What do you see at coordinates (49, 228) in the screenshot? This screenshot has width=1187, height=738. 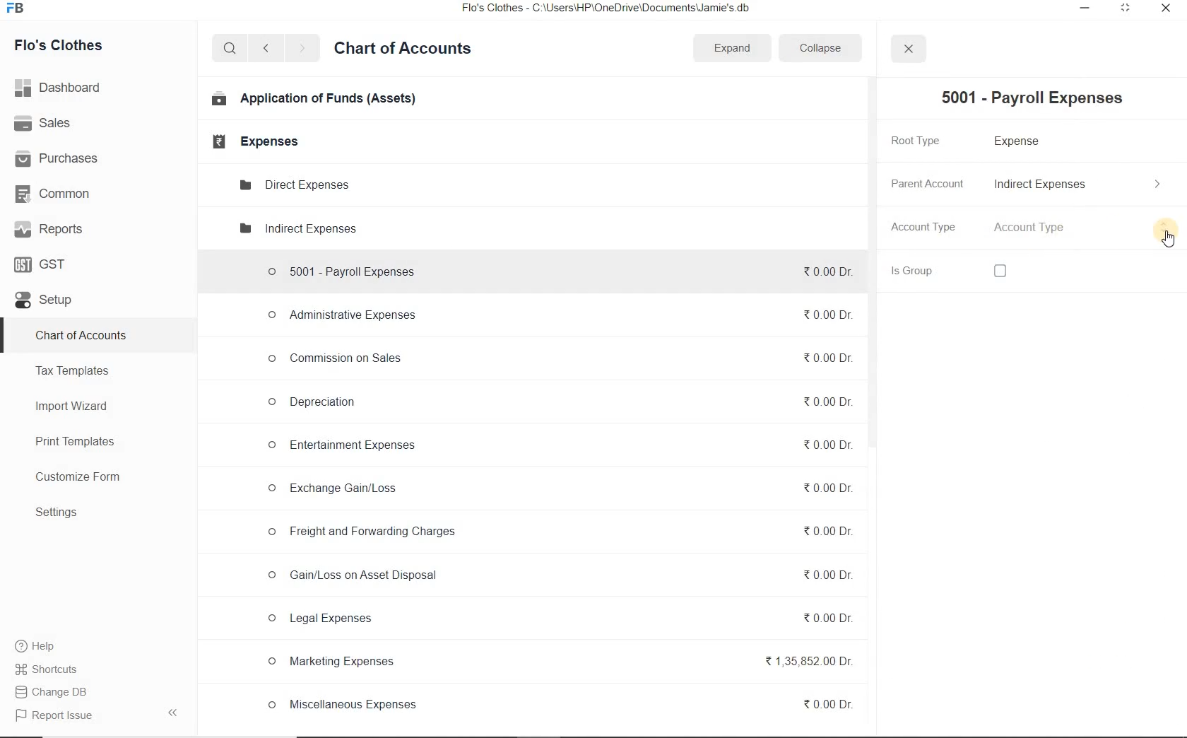 I see `Reports` at bounding box center [49, 228].